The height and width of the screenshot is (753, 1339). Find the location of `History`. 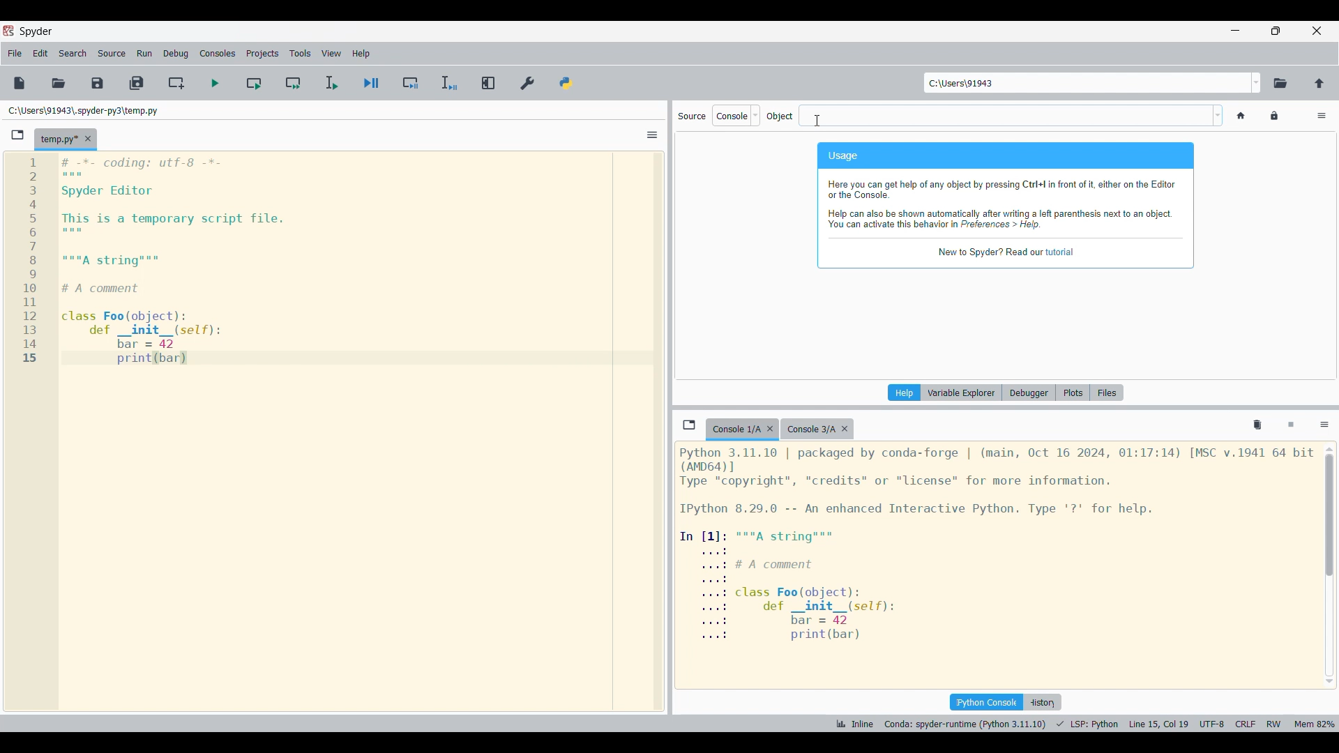

History is located at coordinates (1043, 702).